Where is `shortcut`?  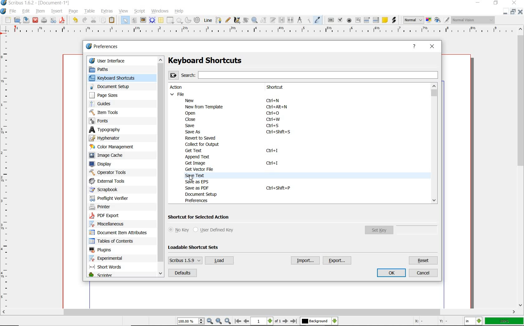 shortcut is located at coordinates (281, 87).